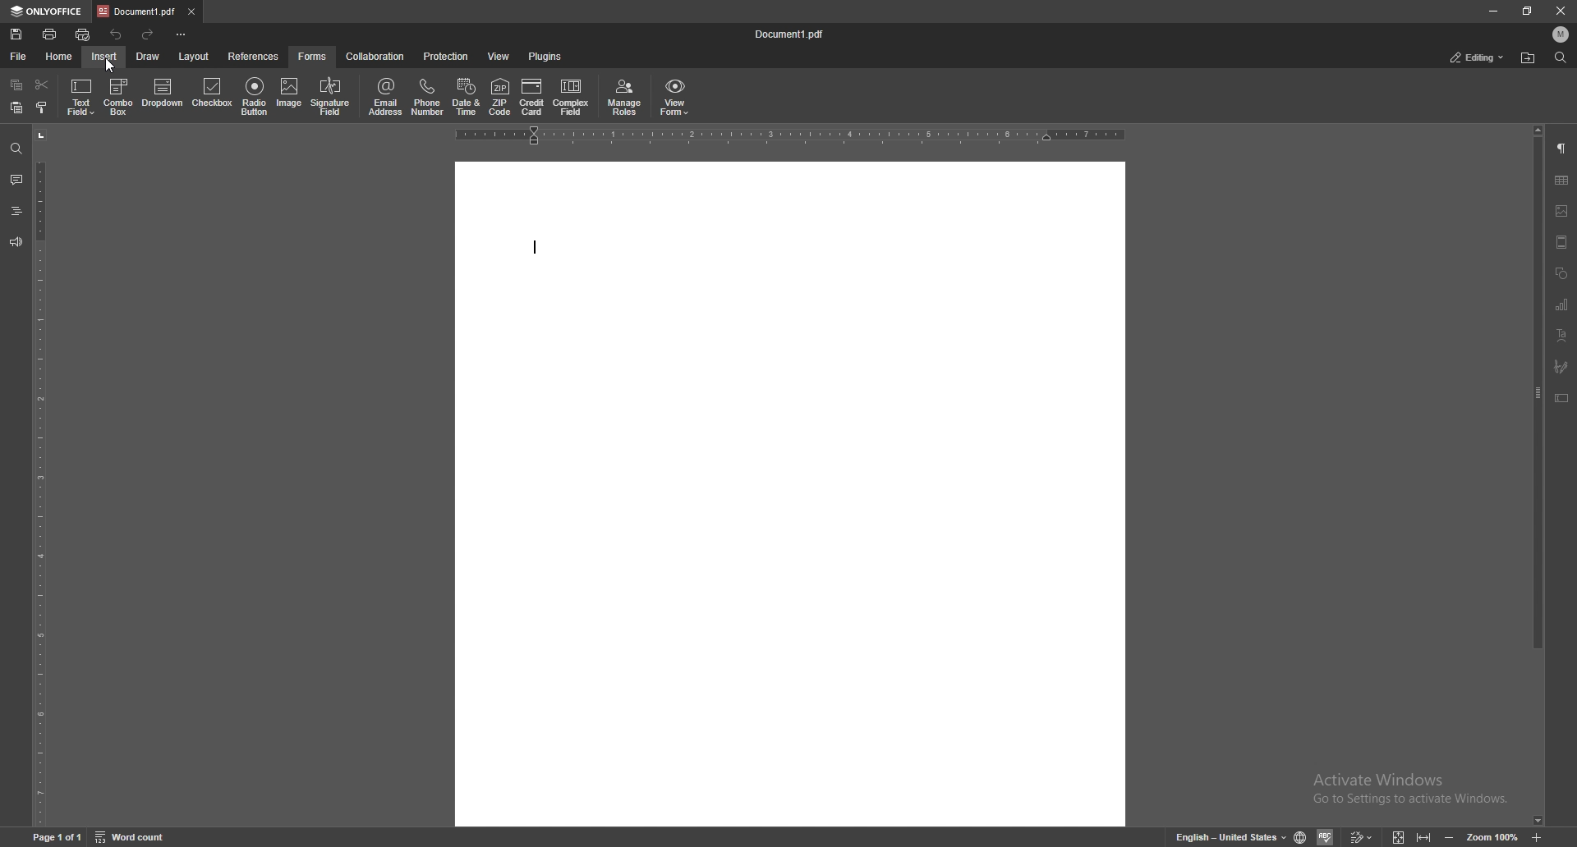 Image resolution: width=1577 pixels, height=847 pixels. Describe the element at coordinates (59, 57) in the screenshot. I see `home` at that location.